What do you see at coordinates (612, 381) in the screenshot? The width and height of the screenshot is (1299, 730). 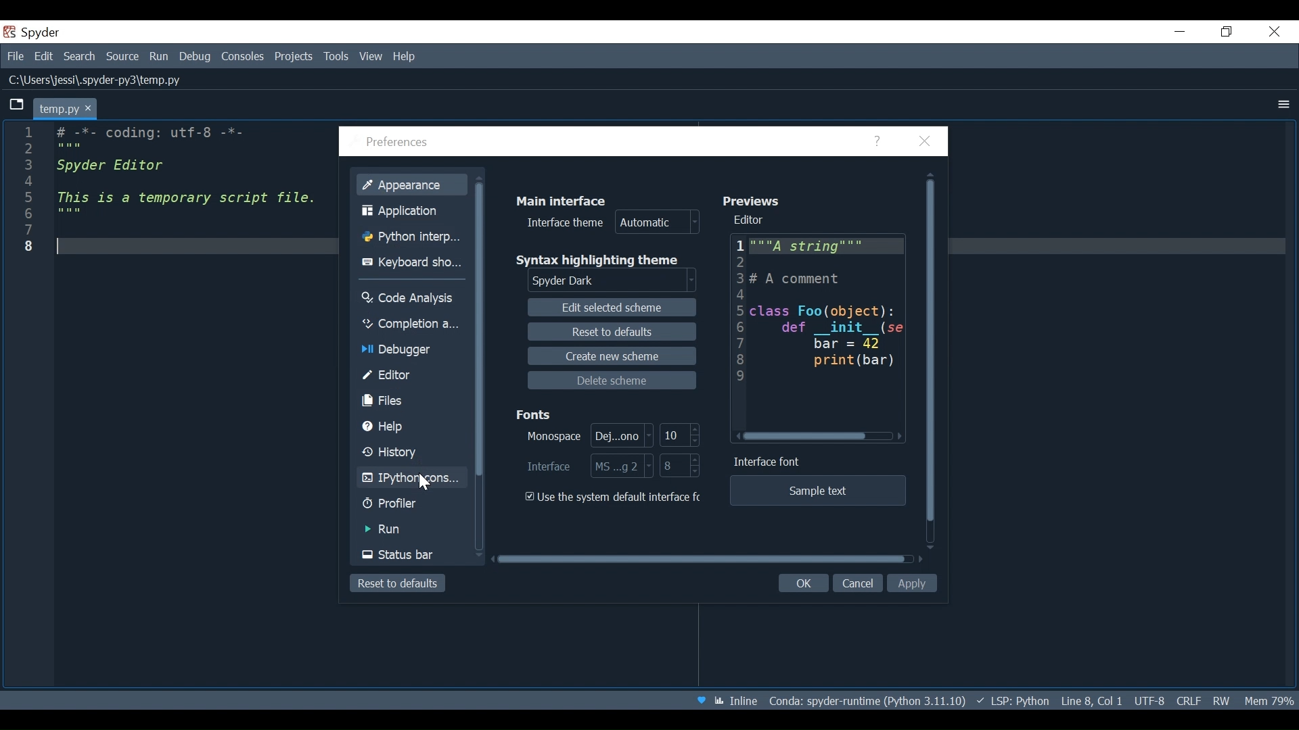 I see `Delete Scheme` at bounding box center [612, 381].